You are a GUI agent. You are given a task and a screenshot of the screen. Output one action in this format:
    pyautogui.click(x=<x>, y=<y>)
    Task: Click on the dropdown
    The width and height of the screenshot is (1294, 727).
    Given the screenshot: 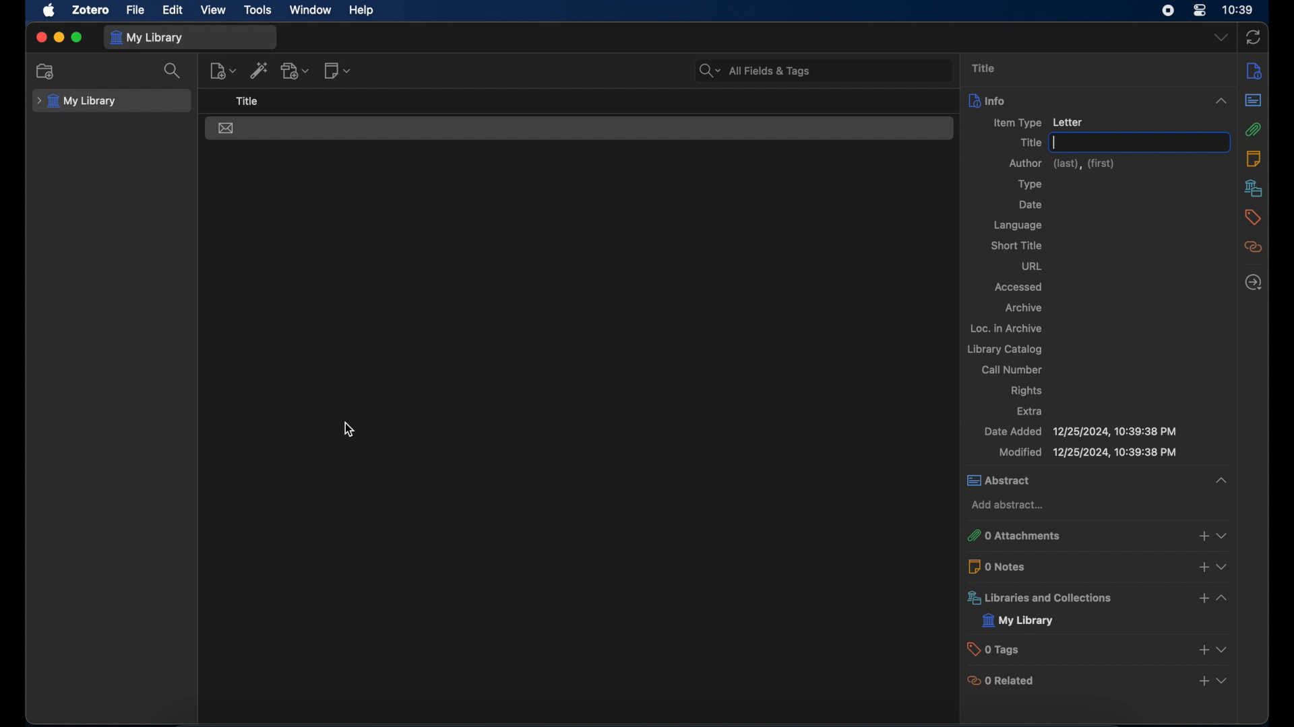 What is the action you would take?
    pyautogui.click(x=1221, y=37)
    